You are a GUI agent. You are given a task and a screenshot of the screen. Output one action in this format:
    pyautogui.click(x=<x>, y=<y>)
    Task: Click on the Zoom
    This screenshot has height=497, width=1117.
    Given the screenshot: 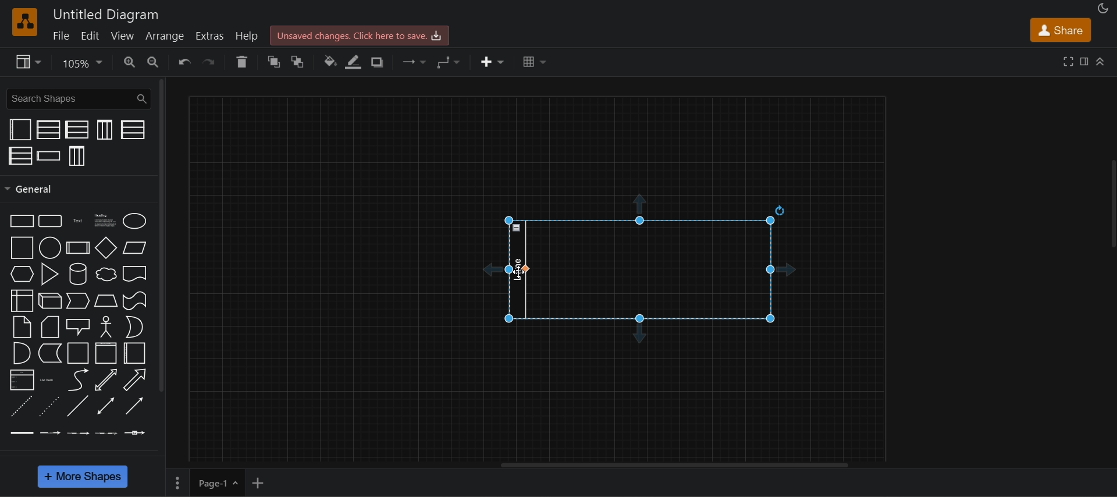 What is the action you would take?
    pyautogui.click(x=84, y=62)
    